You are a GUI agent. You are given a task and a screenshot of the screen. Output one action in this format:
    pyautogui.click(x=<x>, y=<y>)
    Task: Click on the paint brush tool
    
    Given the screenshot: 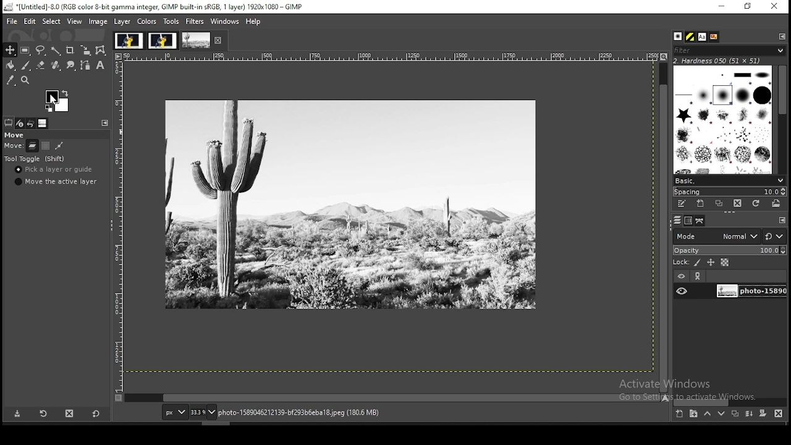 What is the action you would take?
    pyautogui.click(x=27, y=66)
    